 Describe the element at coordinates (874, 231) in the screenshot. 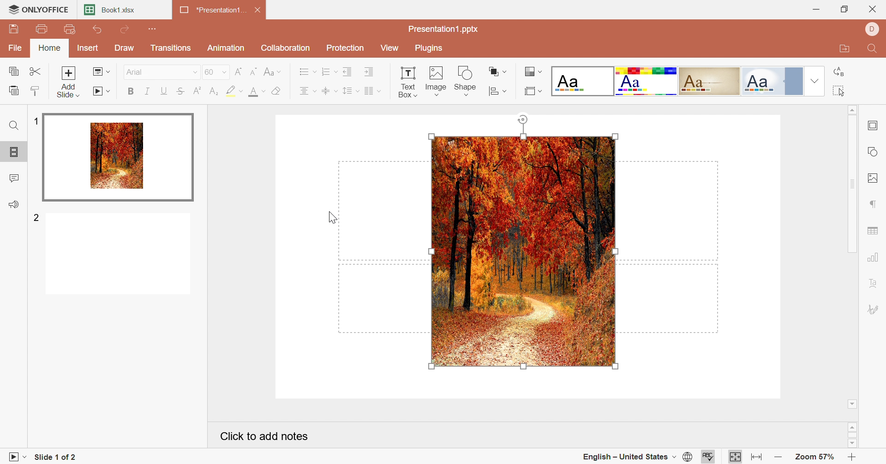

I see `table settings` at that location.